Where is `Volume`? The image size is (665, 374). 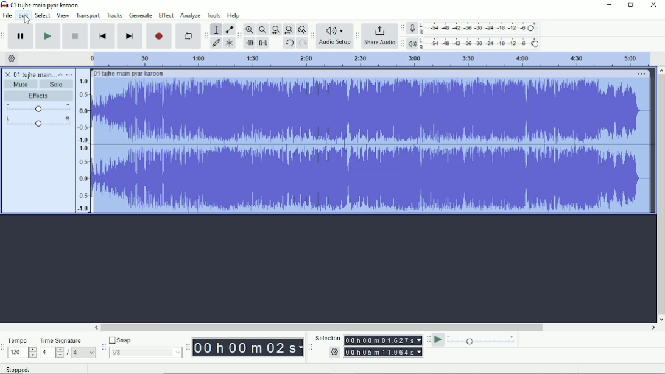
Volume is located at coordinates (38, 107).